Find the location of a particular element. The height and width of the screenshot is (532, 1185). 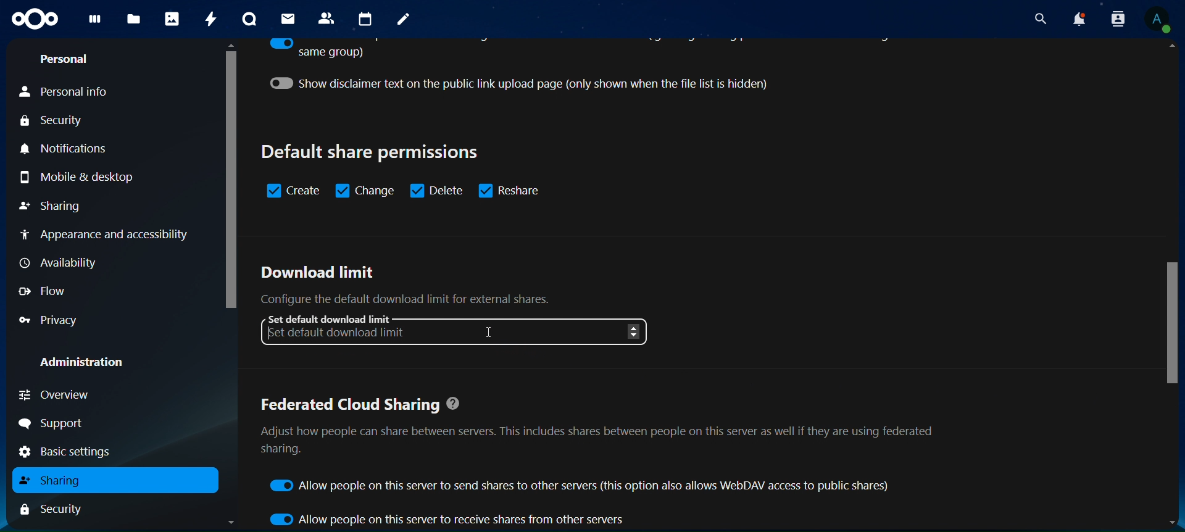

sharing is located at coordinates (52, 480).